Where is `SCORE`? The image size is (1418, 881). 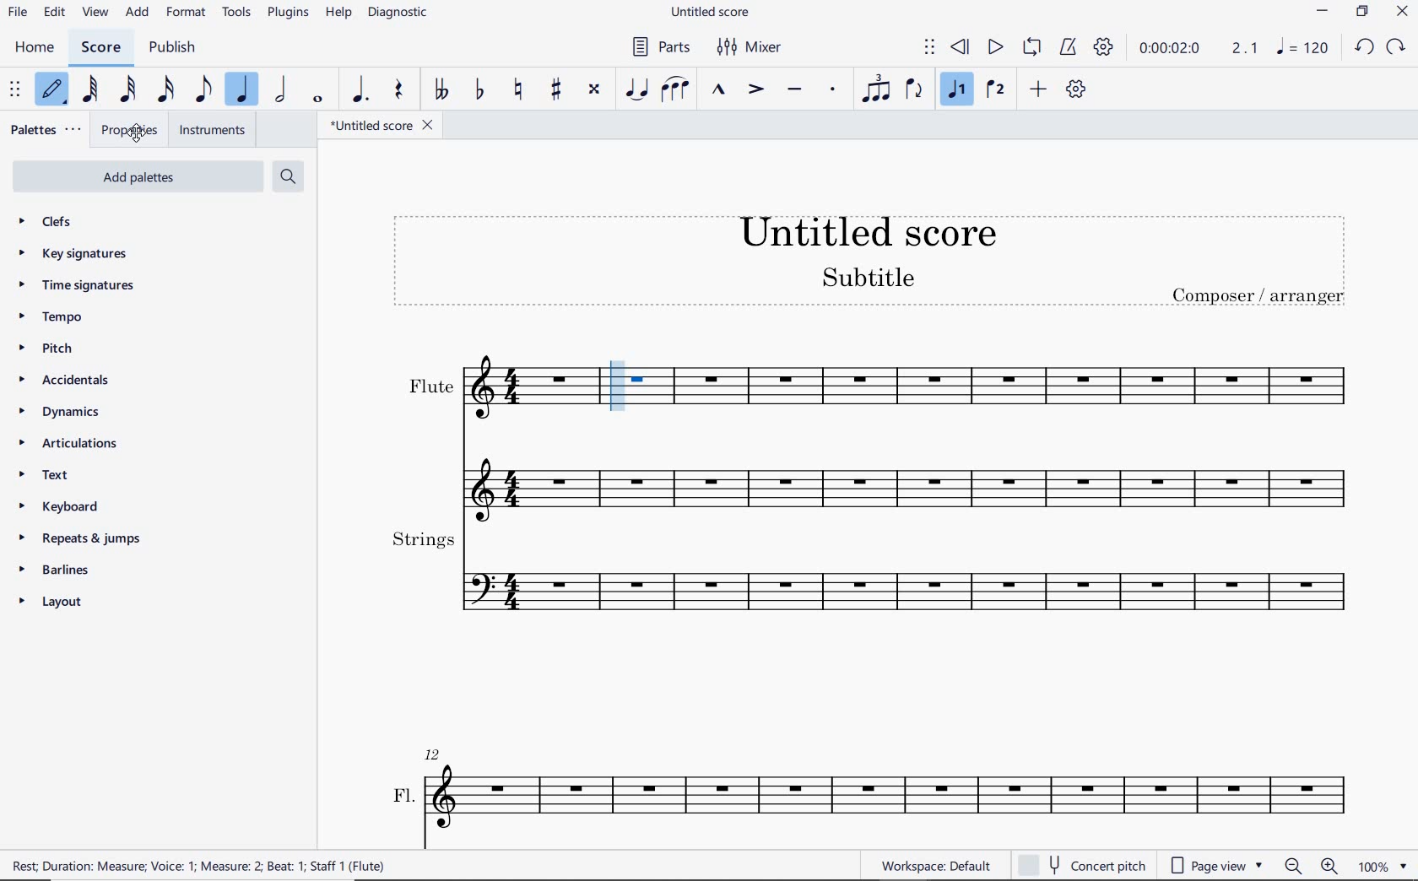 SCORE is located at coordinates (102, 46).